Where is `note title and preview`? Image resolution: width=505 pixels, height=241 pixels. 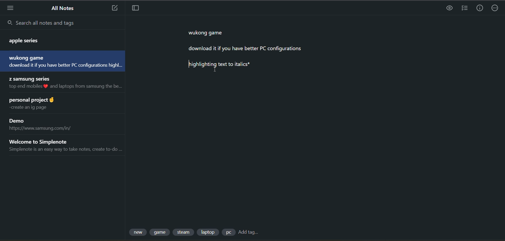
note title and preview is located at coordinates (61, 61).